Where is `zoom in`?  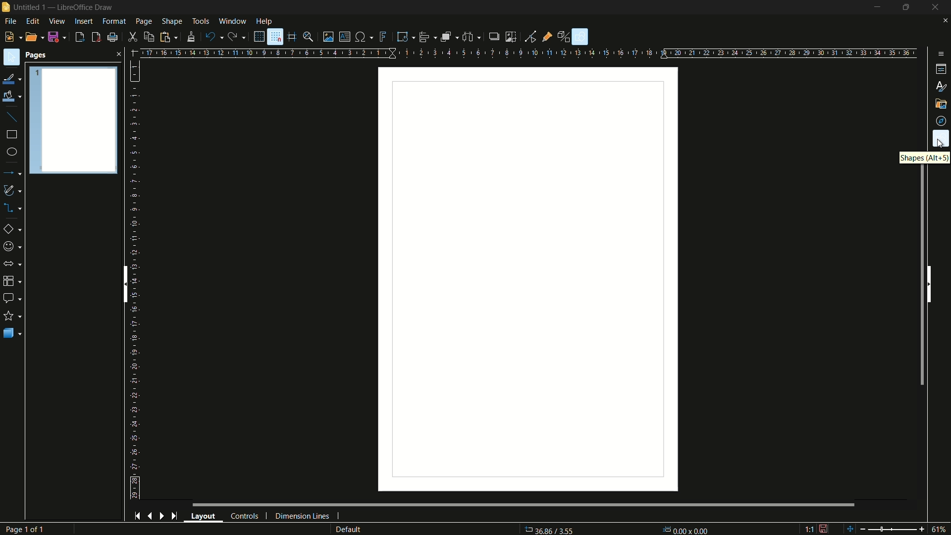 zoom in is located at coordinates (923, 528).